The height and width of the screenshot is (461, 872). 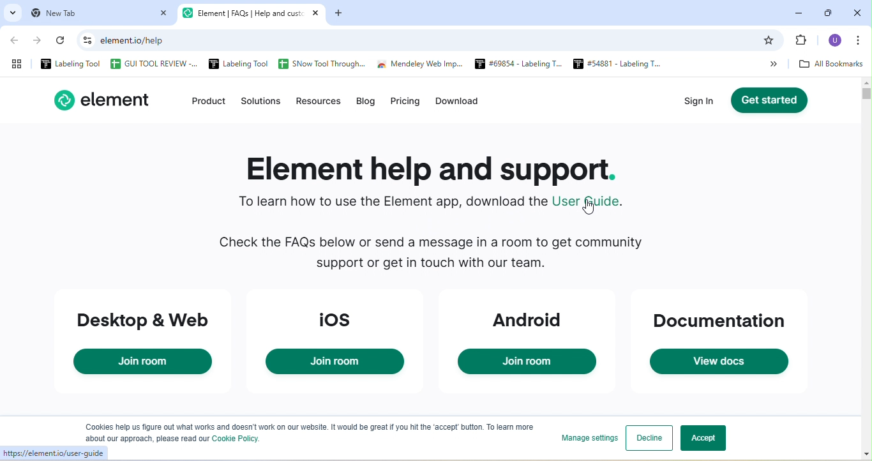 I want to click on desktop and web, so click(x=139, y=321).